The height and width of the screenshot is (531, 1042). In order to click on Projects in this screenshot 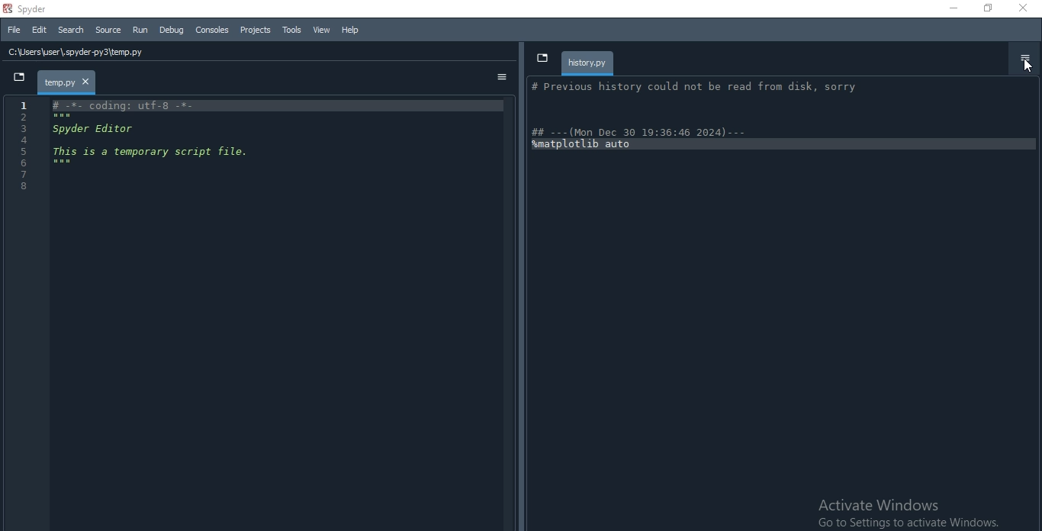, I will do `click(255, 31)`.